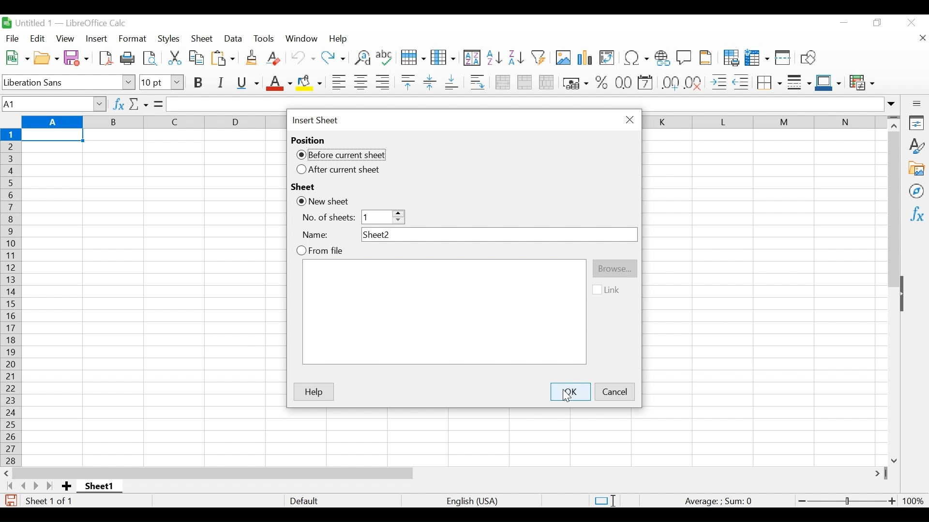 The height and width of the screenshot is (522, 929). I want to click on Headers and Footers, so click(706, 58).